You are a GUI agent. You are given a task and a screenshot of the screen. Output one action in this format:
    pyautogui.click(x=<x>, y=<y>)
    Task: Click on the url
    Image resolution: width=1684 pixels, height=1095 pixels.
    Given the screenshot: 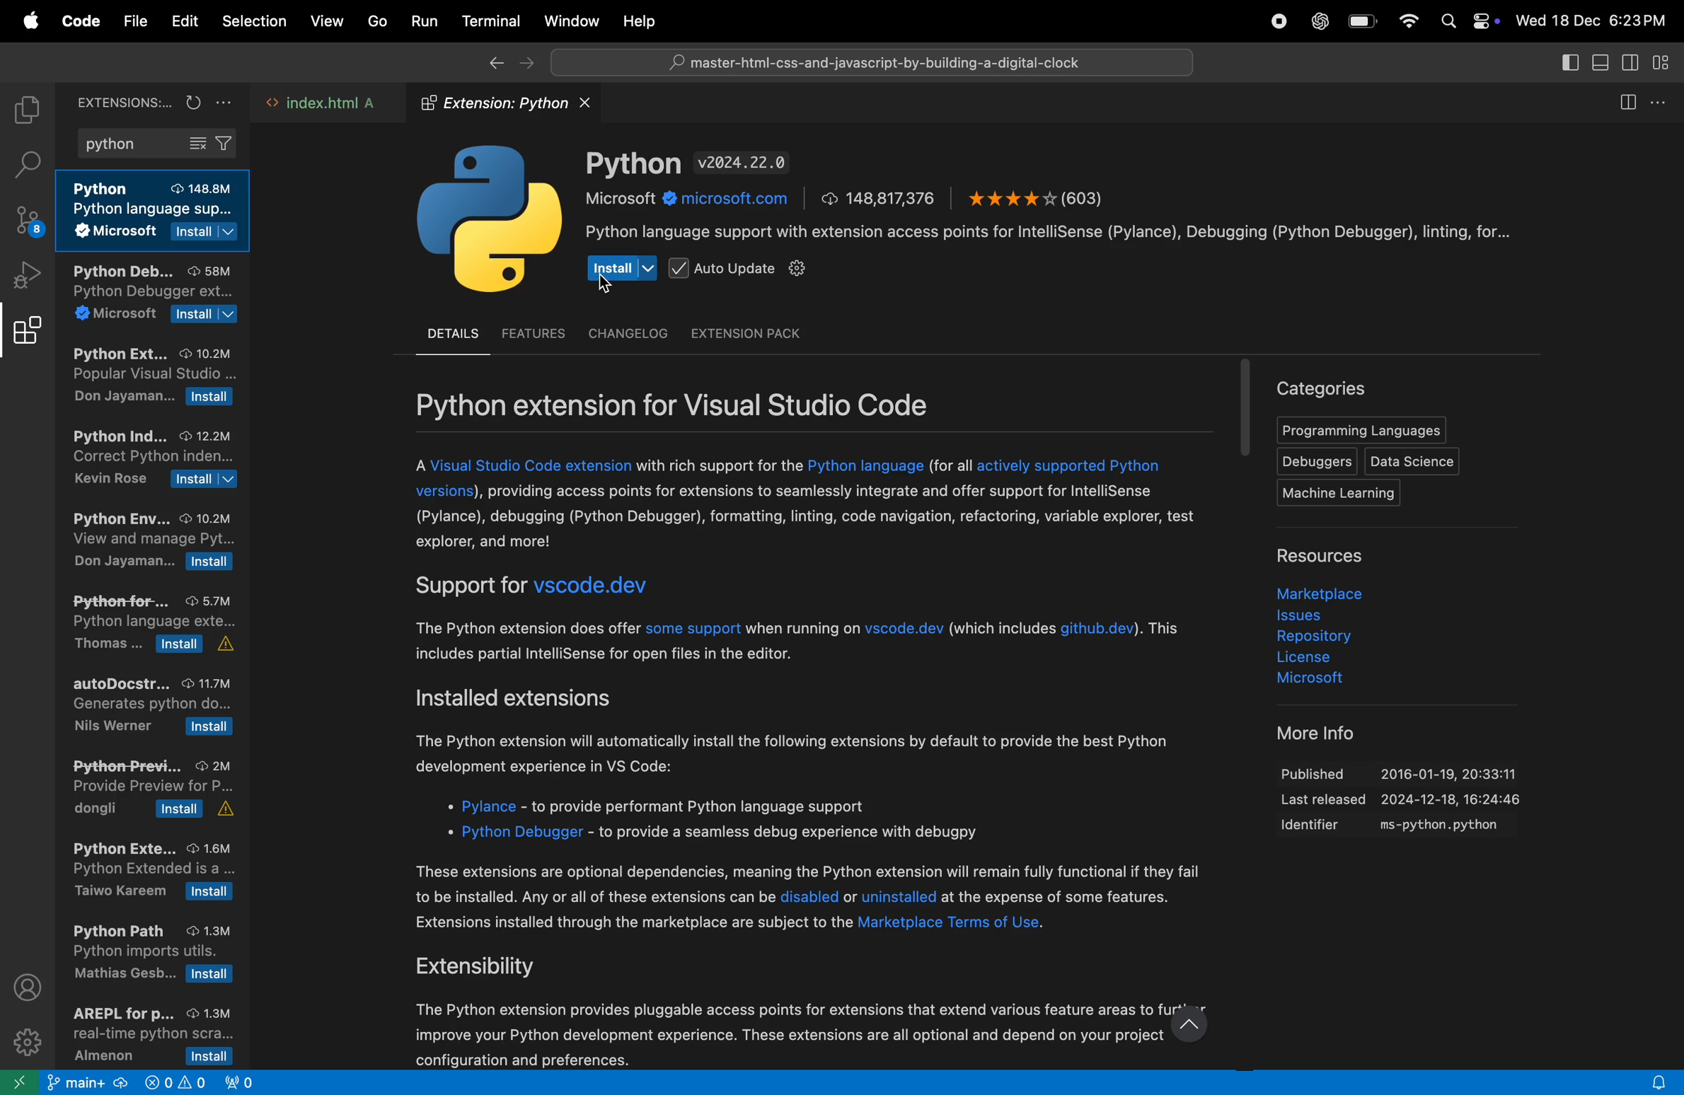 What is the action you would take?
    pyautogui.click(x=692, y=199)
    